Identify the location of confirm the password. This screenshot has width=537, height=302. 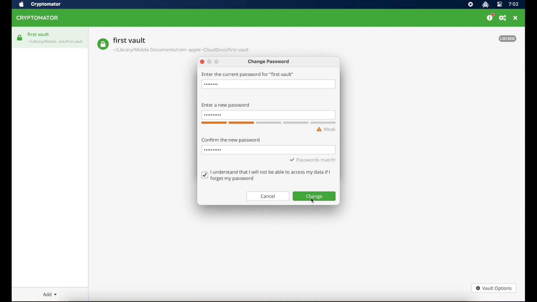
(231, 140).